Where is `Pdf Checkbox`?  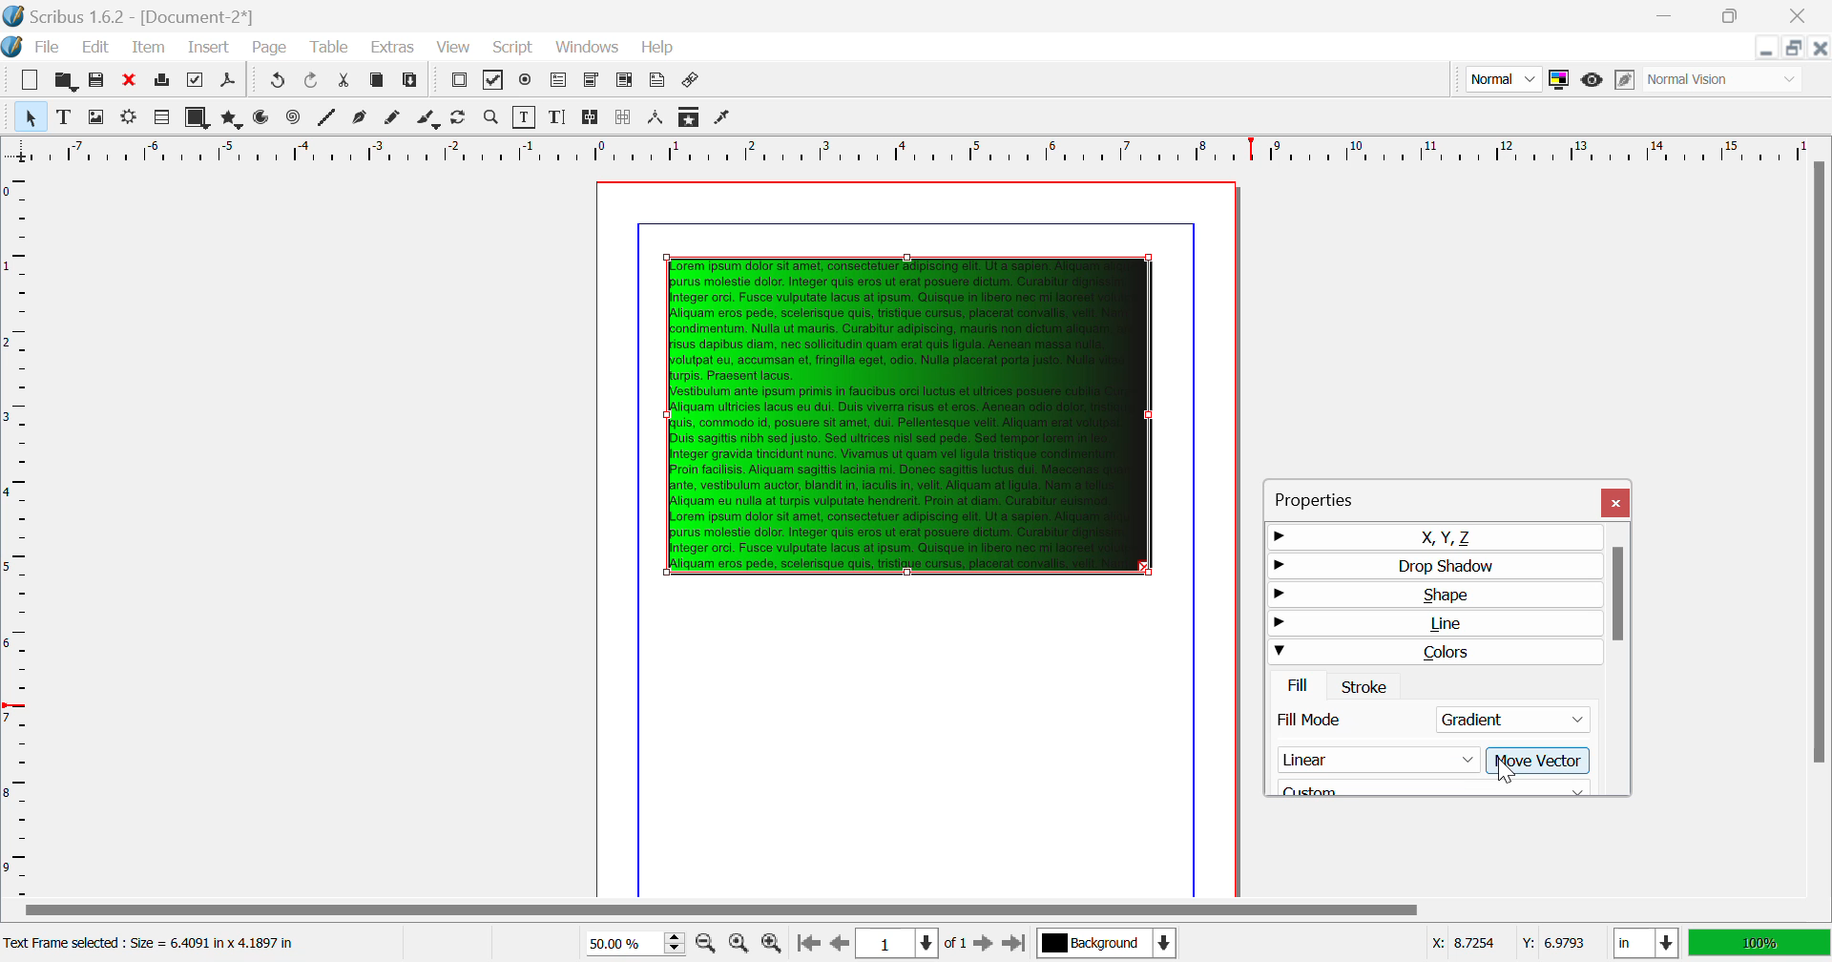 Pdf Checkbox is located at coordinates (494, 83).